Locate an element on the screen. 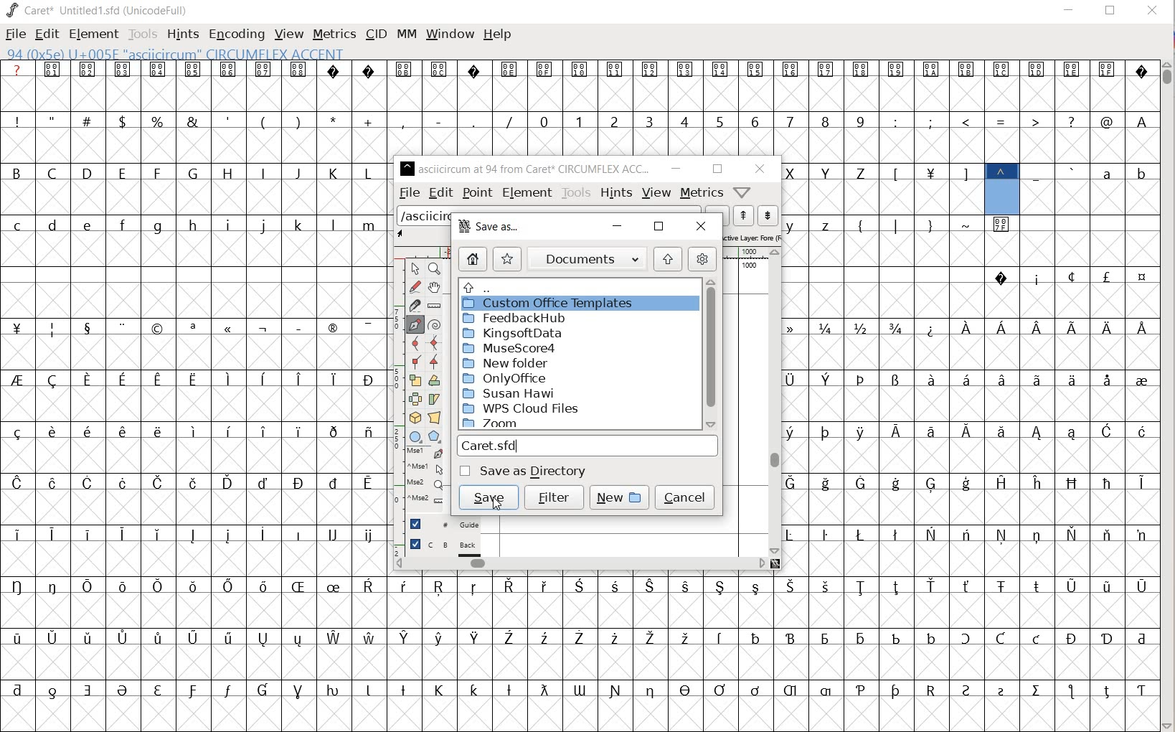 Image resolution: width=1175 pixels, height=732 pixels. asciicircum at 94 from caret circumflex ACCE... is located at coordinates (527, 166).